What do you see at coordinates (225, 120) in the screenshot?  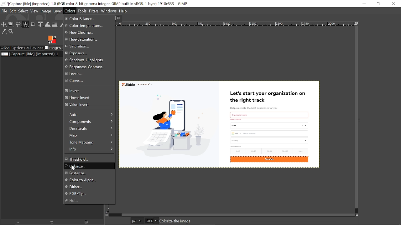 I see `Current image` at bounding box center [225, 120].